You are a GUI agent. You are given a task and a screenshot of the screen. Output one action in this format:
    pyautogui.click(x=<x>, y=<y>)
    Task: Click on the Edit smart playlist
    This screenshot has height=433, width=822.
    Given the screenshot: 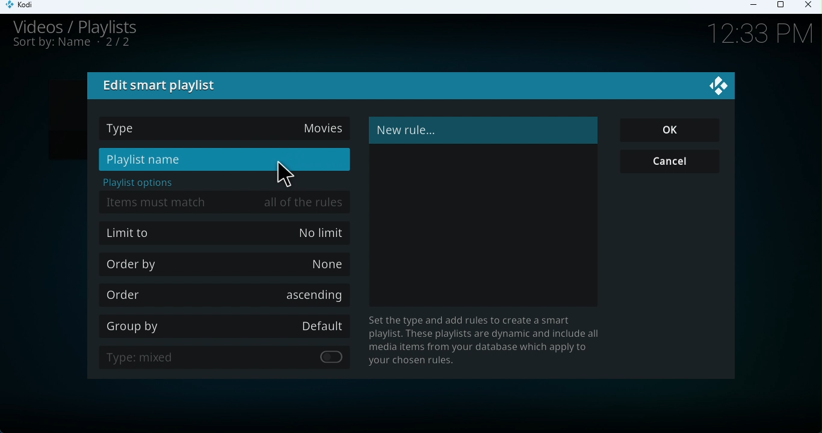 What is the action you would take?
    pyautogui.click(x=162, y=86)
    